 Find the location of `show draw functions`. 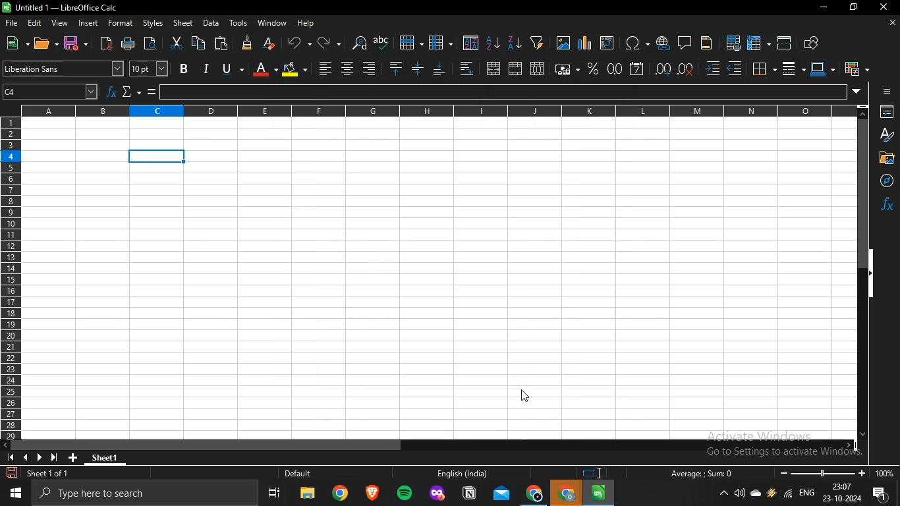

show draw functions is located at coordinates (812, 42).